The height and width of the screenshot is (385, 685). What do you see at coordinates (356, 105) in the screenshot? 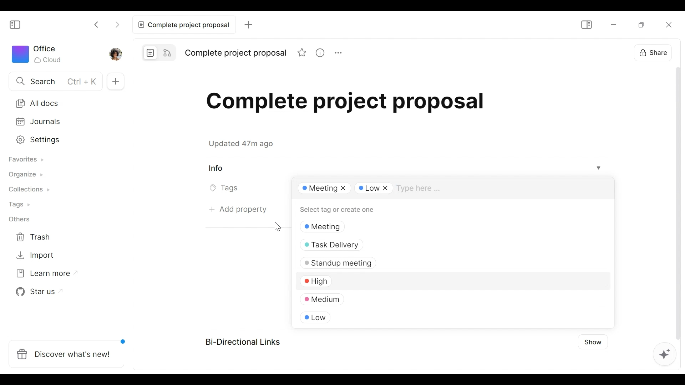
I see `Title` at bounding box center [356, 105].